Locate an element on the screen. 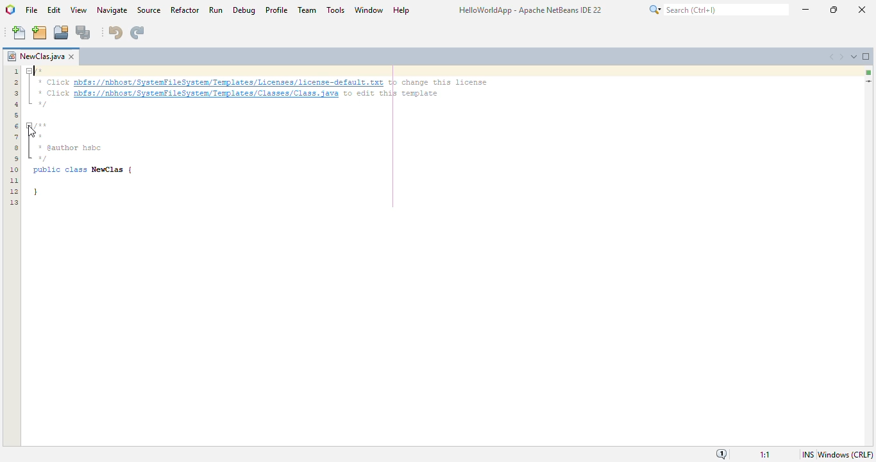  search is located at coordinates (717, 10).